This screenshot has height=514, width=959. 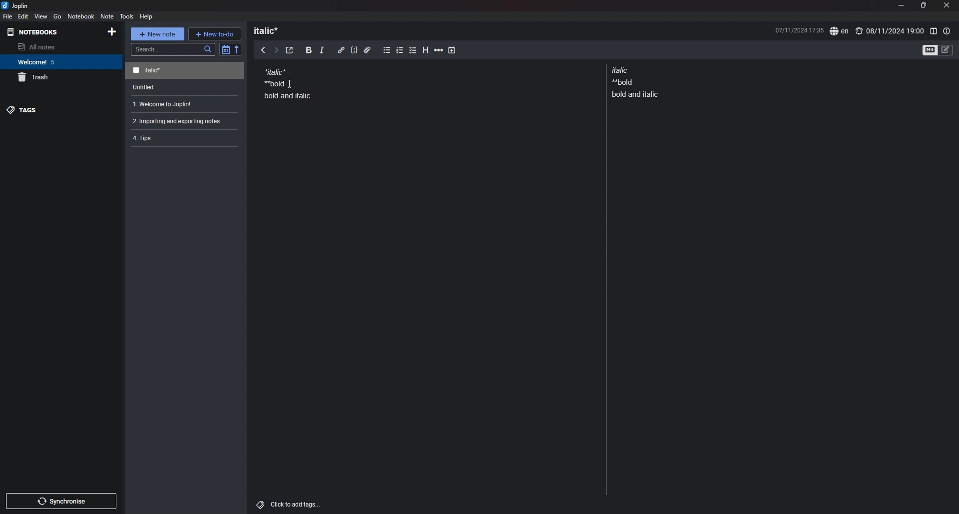 What do you see at coordinates (58, 47) in the screenshot?
I see `all notes` at bounding box center [58, 47].